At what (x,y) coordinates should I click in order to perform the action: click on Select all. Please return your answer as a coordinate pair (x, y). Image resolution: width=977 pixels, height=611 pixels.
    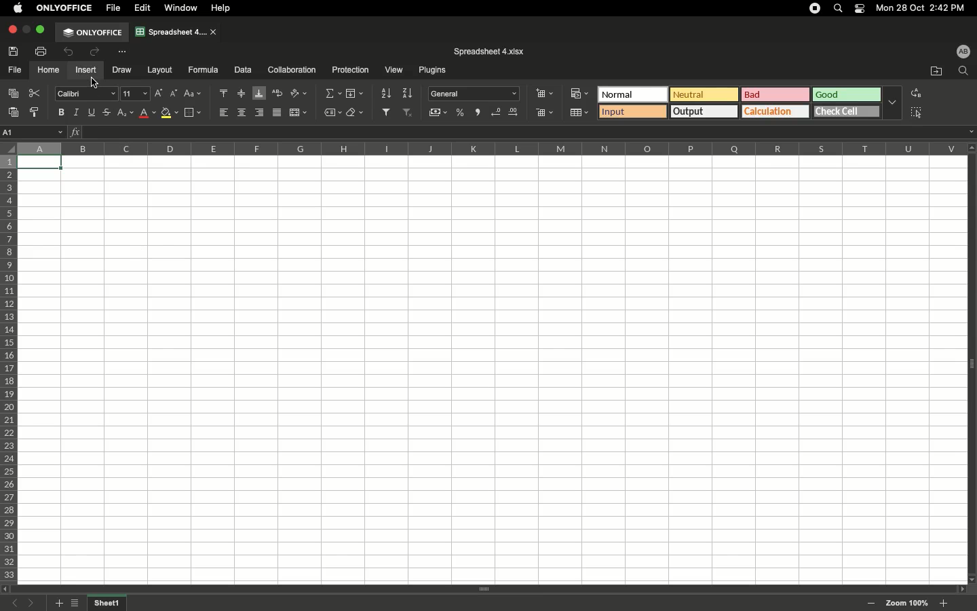
    Looking at the image, I should click on (916, 113).